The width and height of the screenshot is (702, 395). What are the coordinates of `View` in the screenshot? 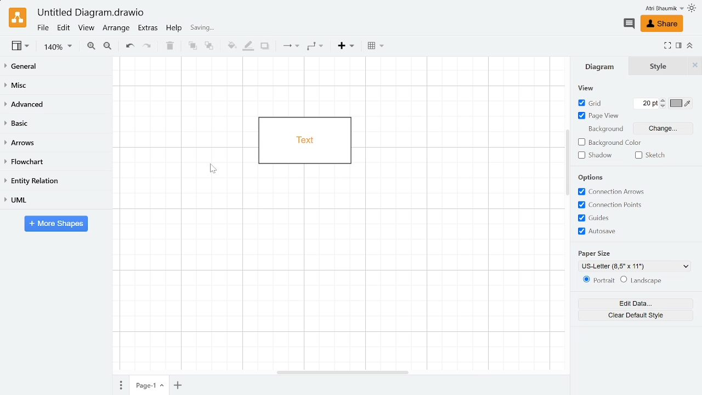 It's located at (21, 47).